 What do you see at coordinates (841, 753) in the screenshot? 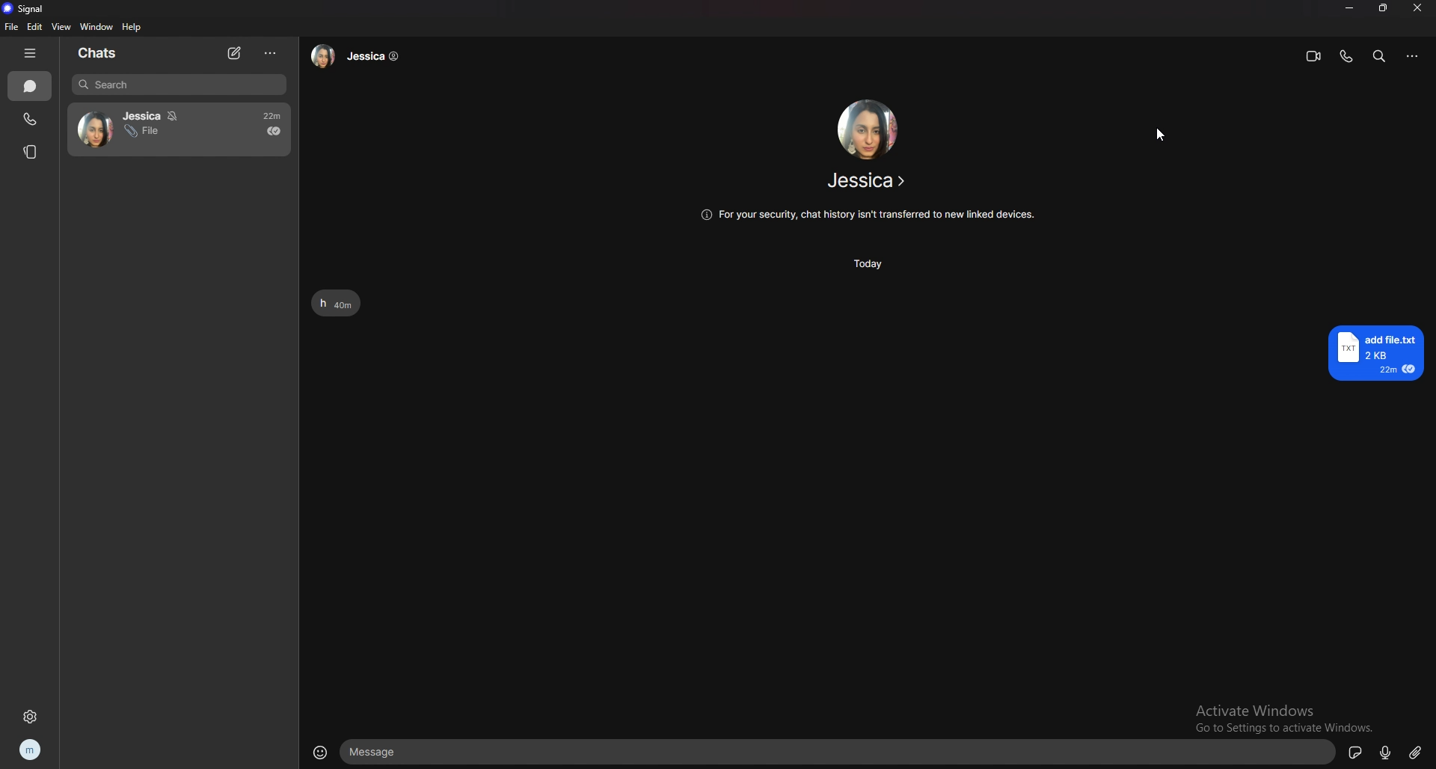
I see `text input` at bounding box center [841, 753].